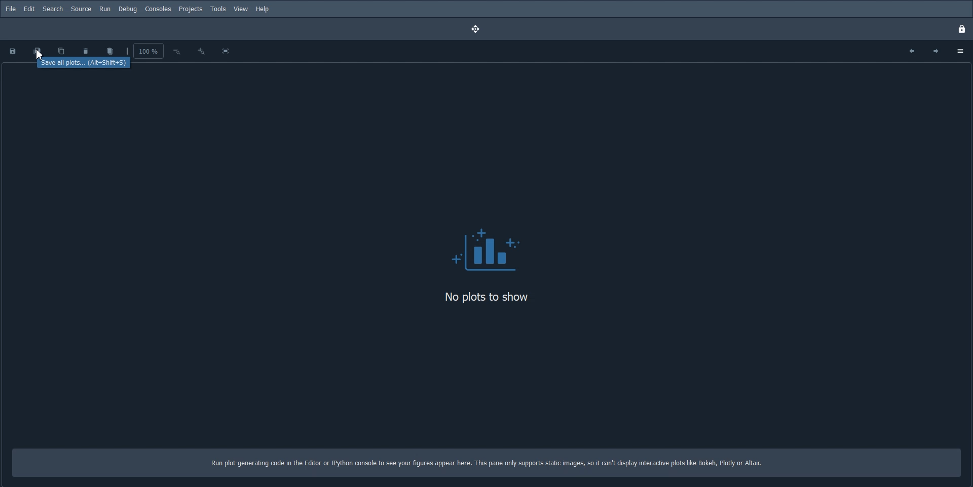 This screenshot has height=487, width=973. What do you see at coordinates (42, 55) in the screenshot?
I see `Cursor` at bounding box center [42, 55].